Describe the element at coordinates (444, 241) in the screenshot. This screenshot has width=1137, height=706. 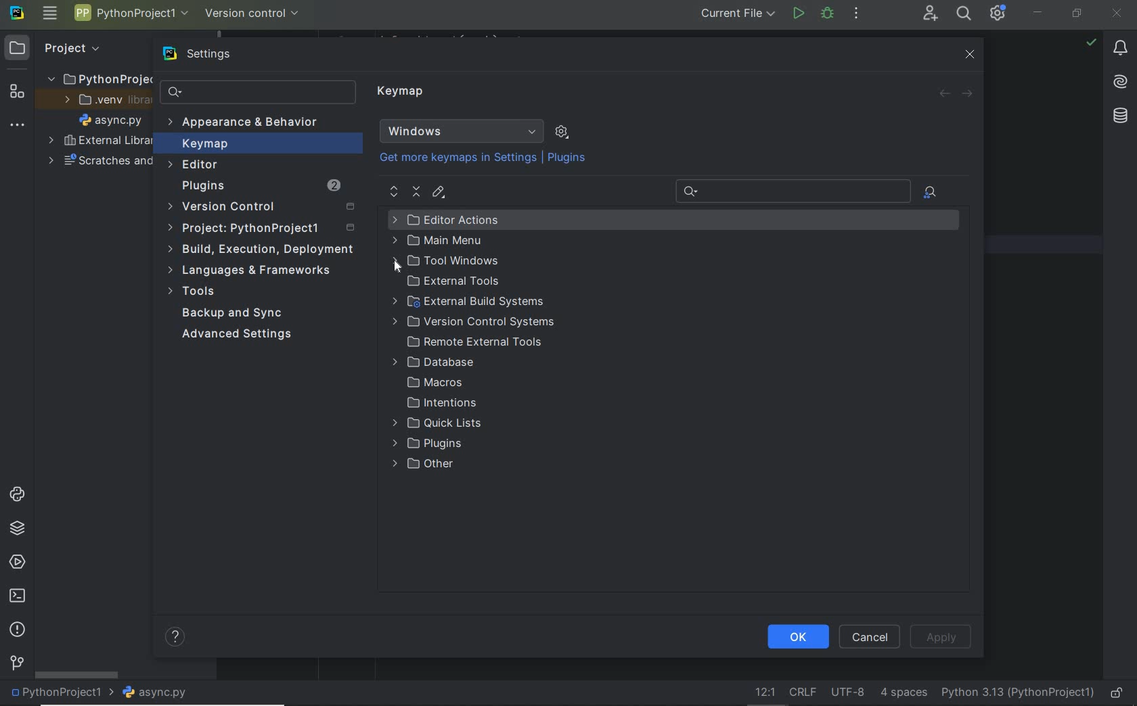
I see `Main Menu` at that location.